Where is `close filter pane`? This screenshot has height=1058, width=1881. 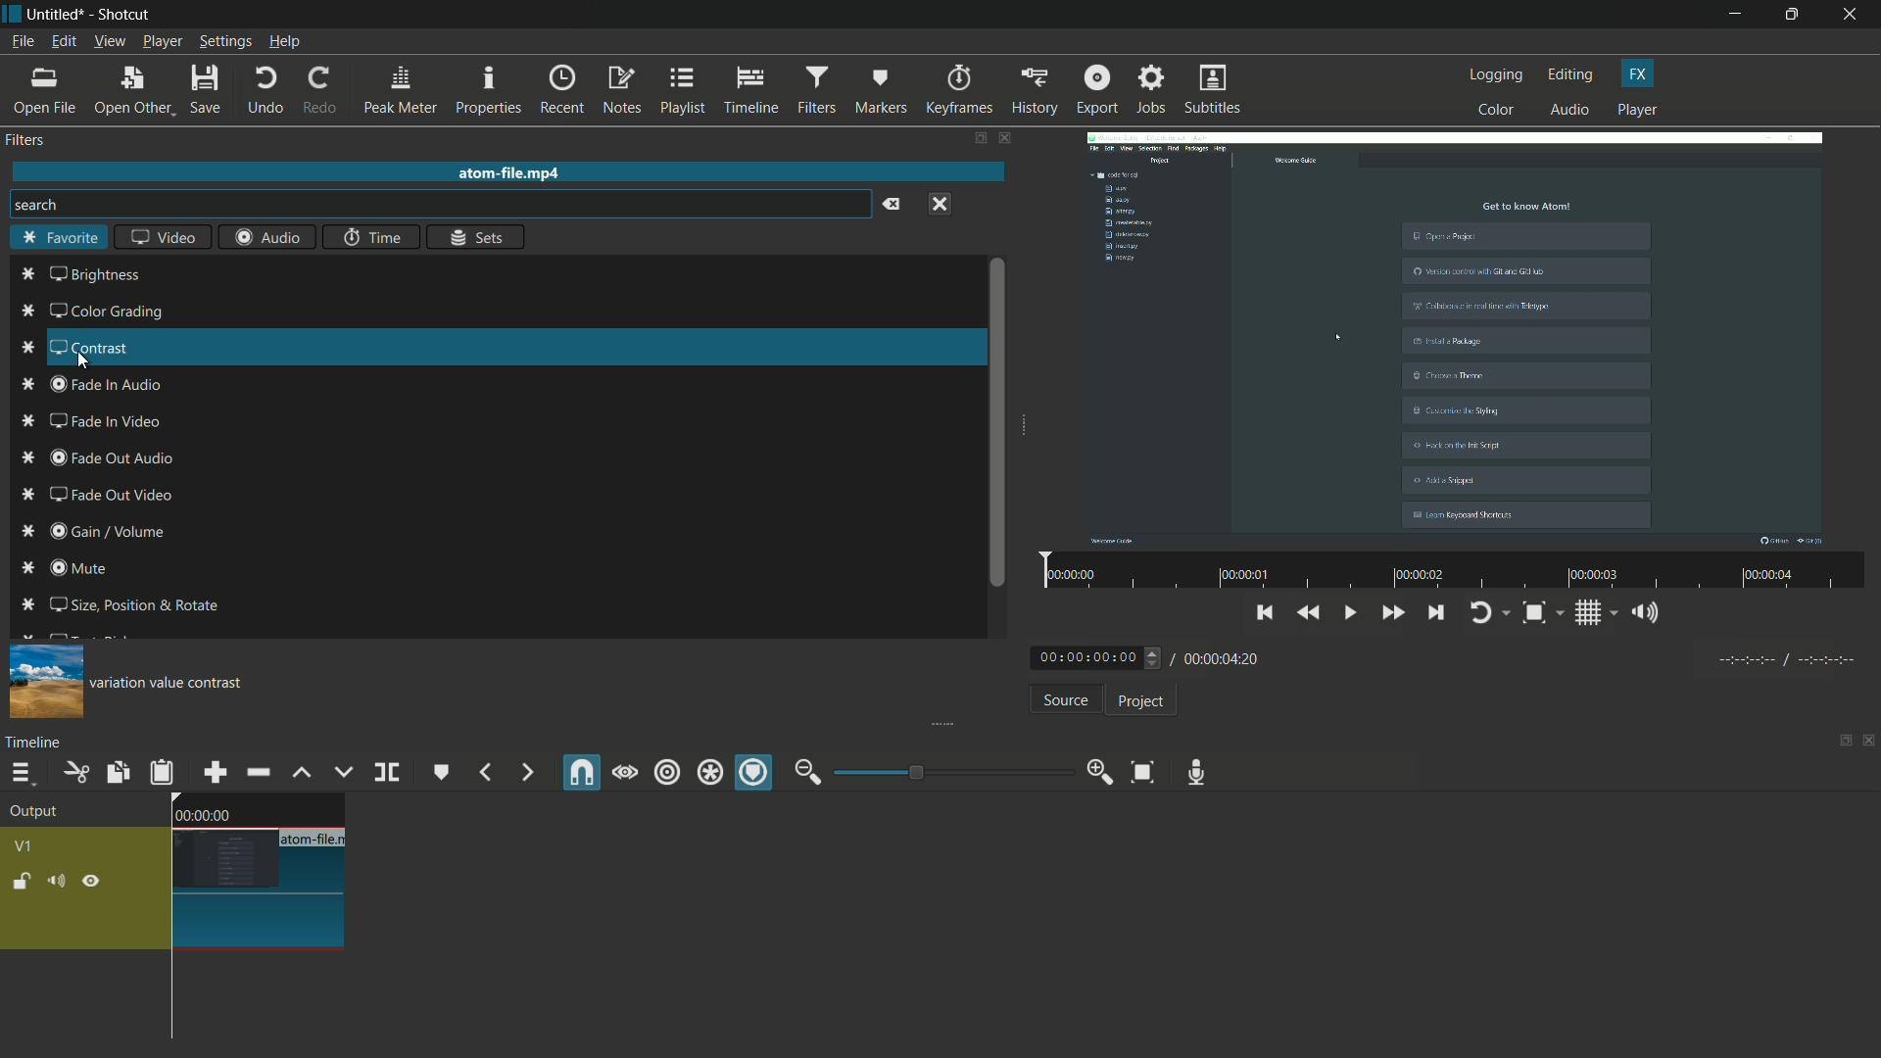 close filter pane is located at coordinates (1007, 140).